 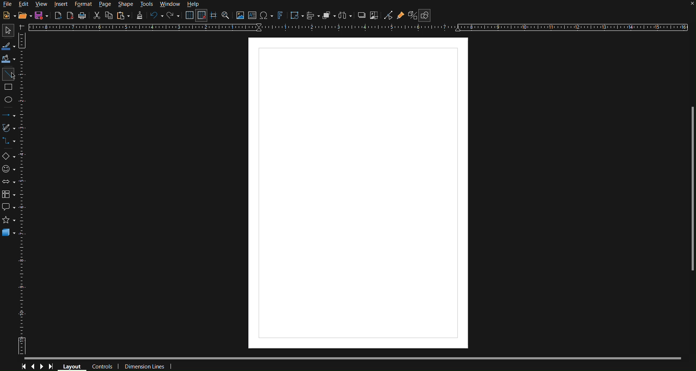 What do you see at coordinates (8, 169) in the screenshot?
I see `Symbol Shapes` at bounding box center [8, 169].